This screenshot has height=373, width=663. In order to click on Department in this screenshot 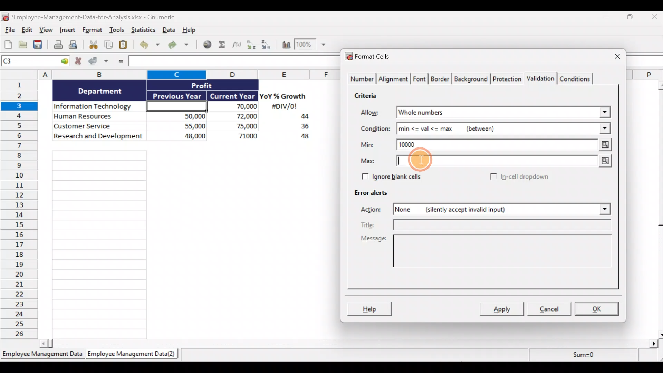, I will do `click(100, 90)`.